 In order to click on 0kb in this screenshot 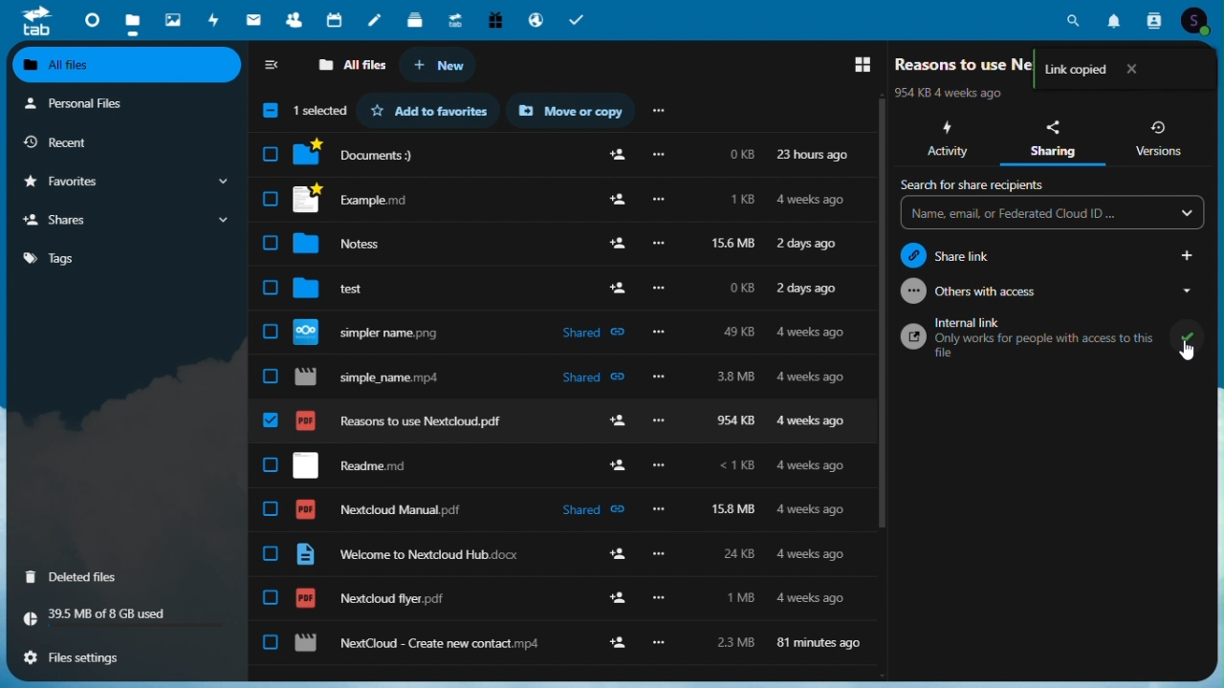, I will do `click(742, 287)`.